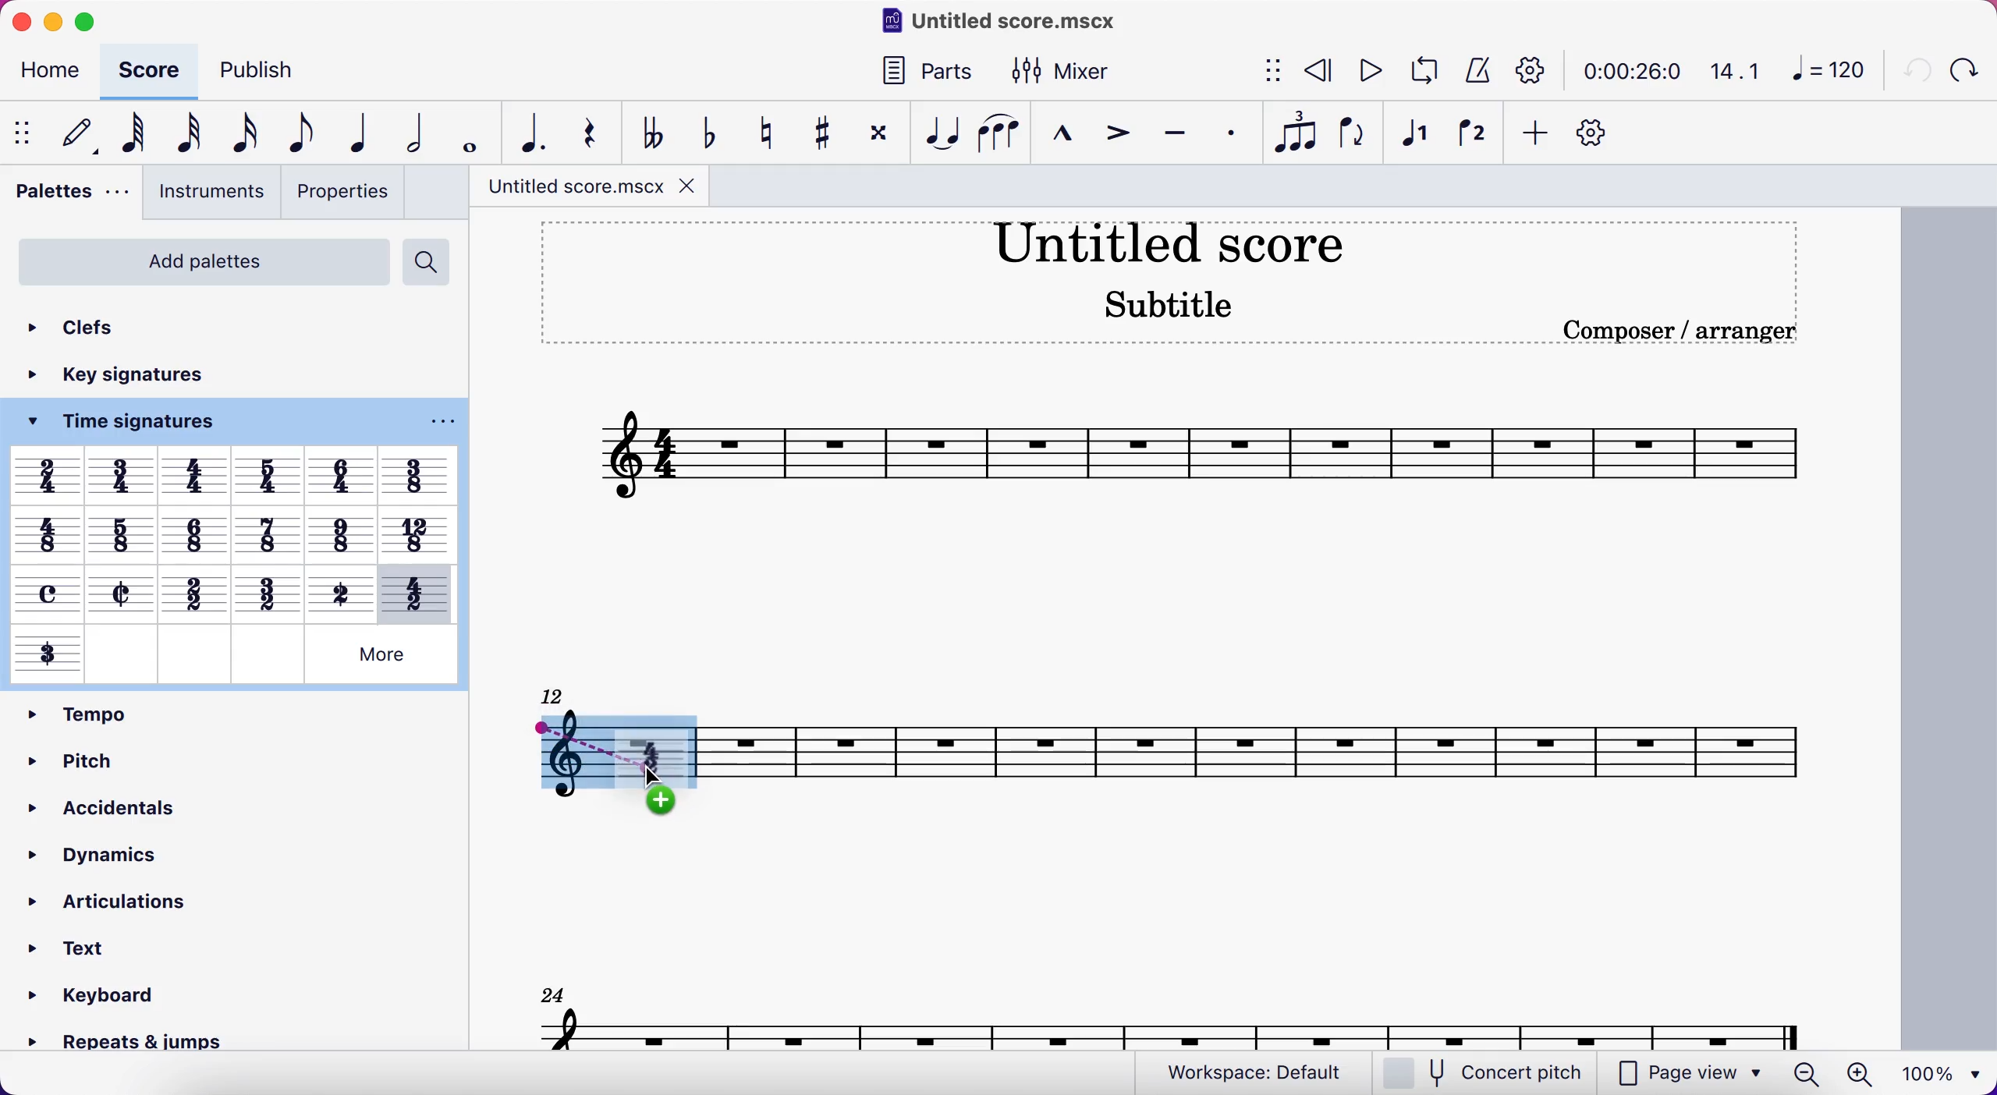 The height and width of the screenshot is (1095, 1997). What do you see at coordinates (1727, 72) in the screenshot?
I see `14.1` at bounding box center [1727, 72].